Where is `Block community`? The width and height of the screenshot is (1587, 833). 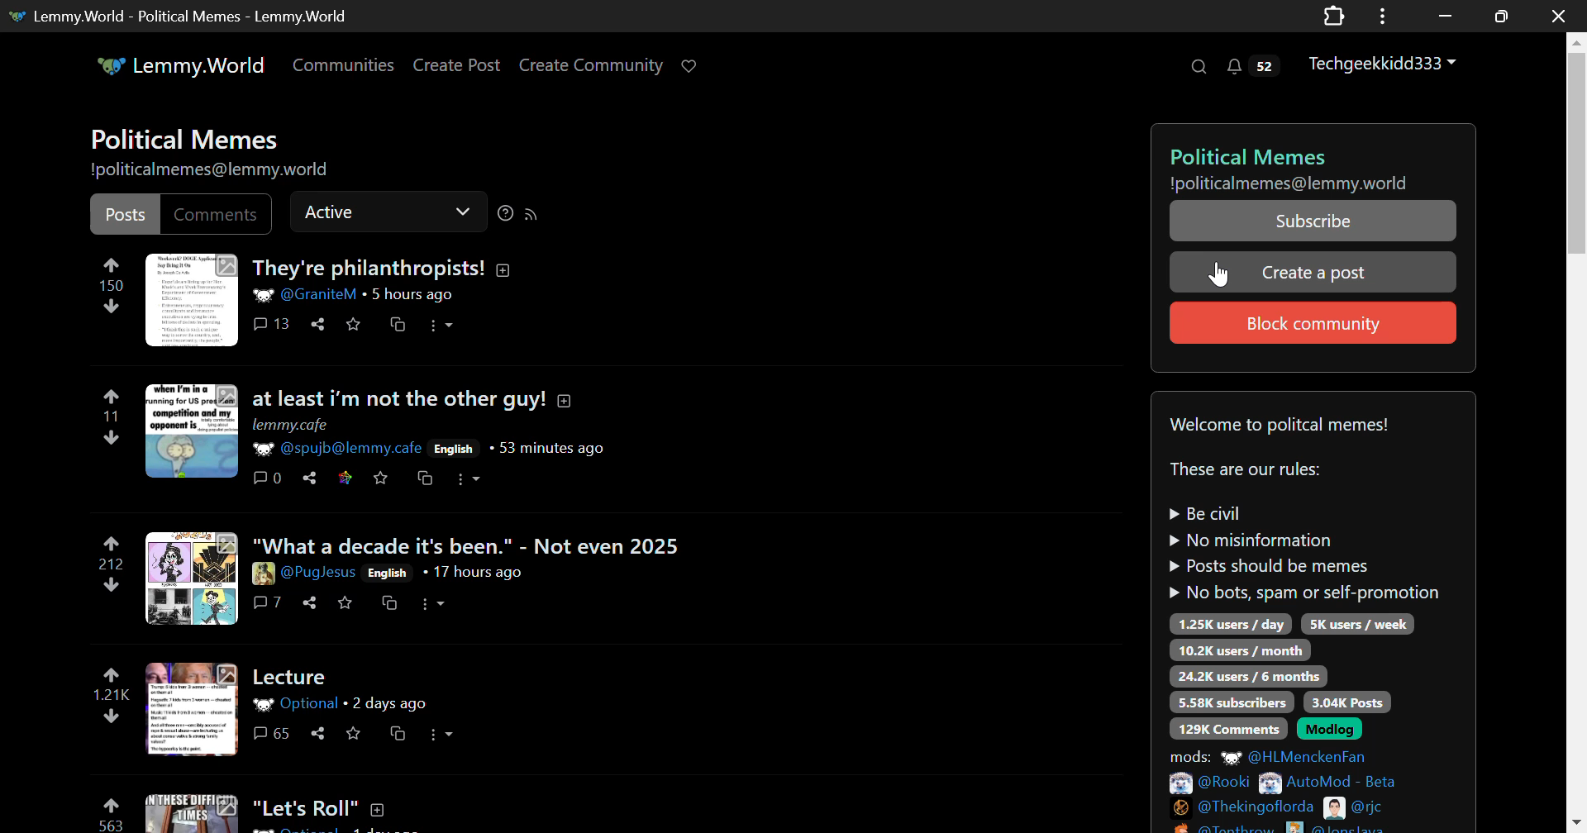
Block community is located at coordinates (1311, 321).